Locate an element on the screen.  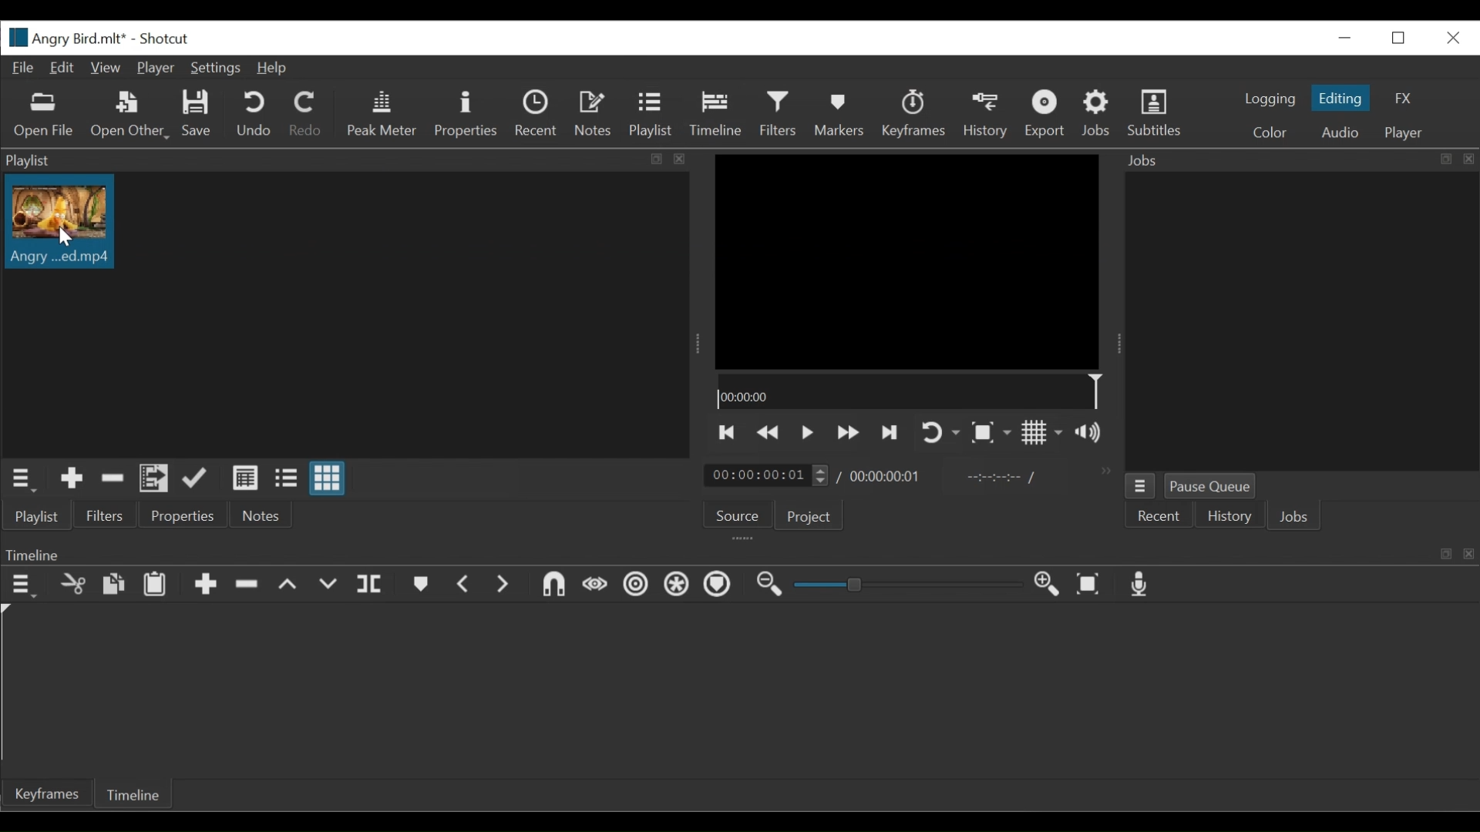
Record audio is located at coordinates (1139, 586).